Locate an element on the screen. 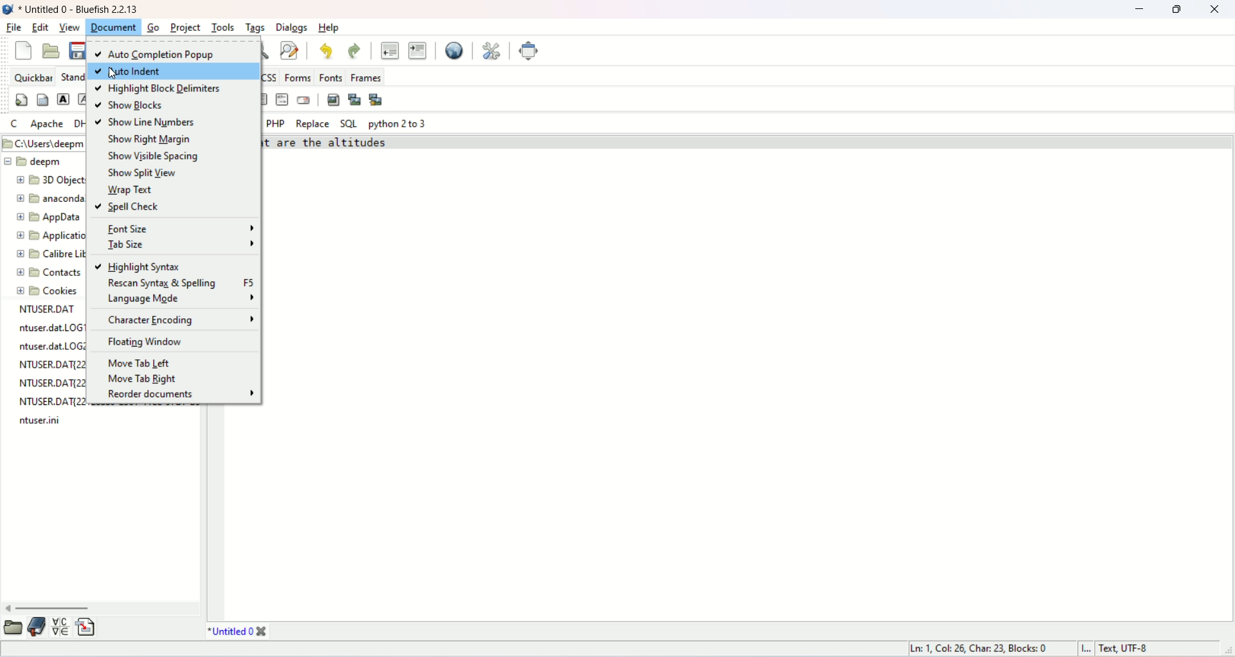  help is located at coordinates (329, 28).